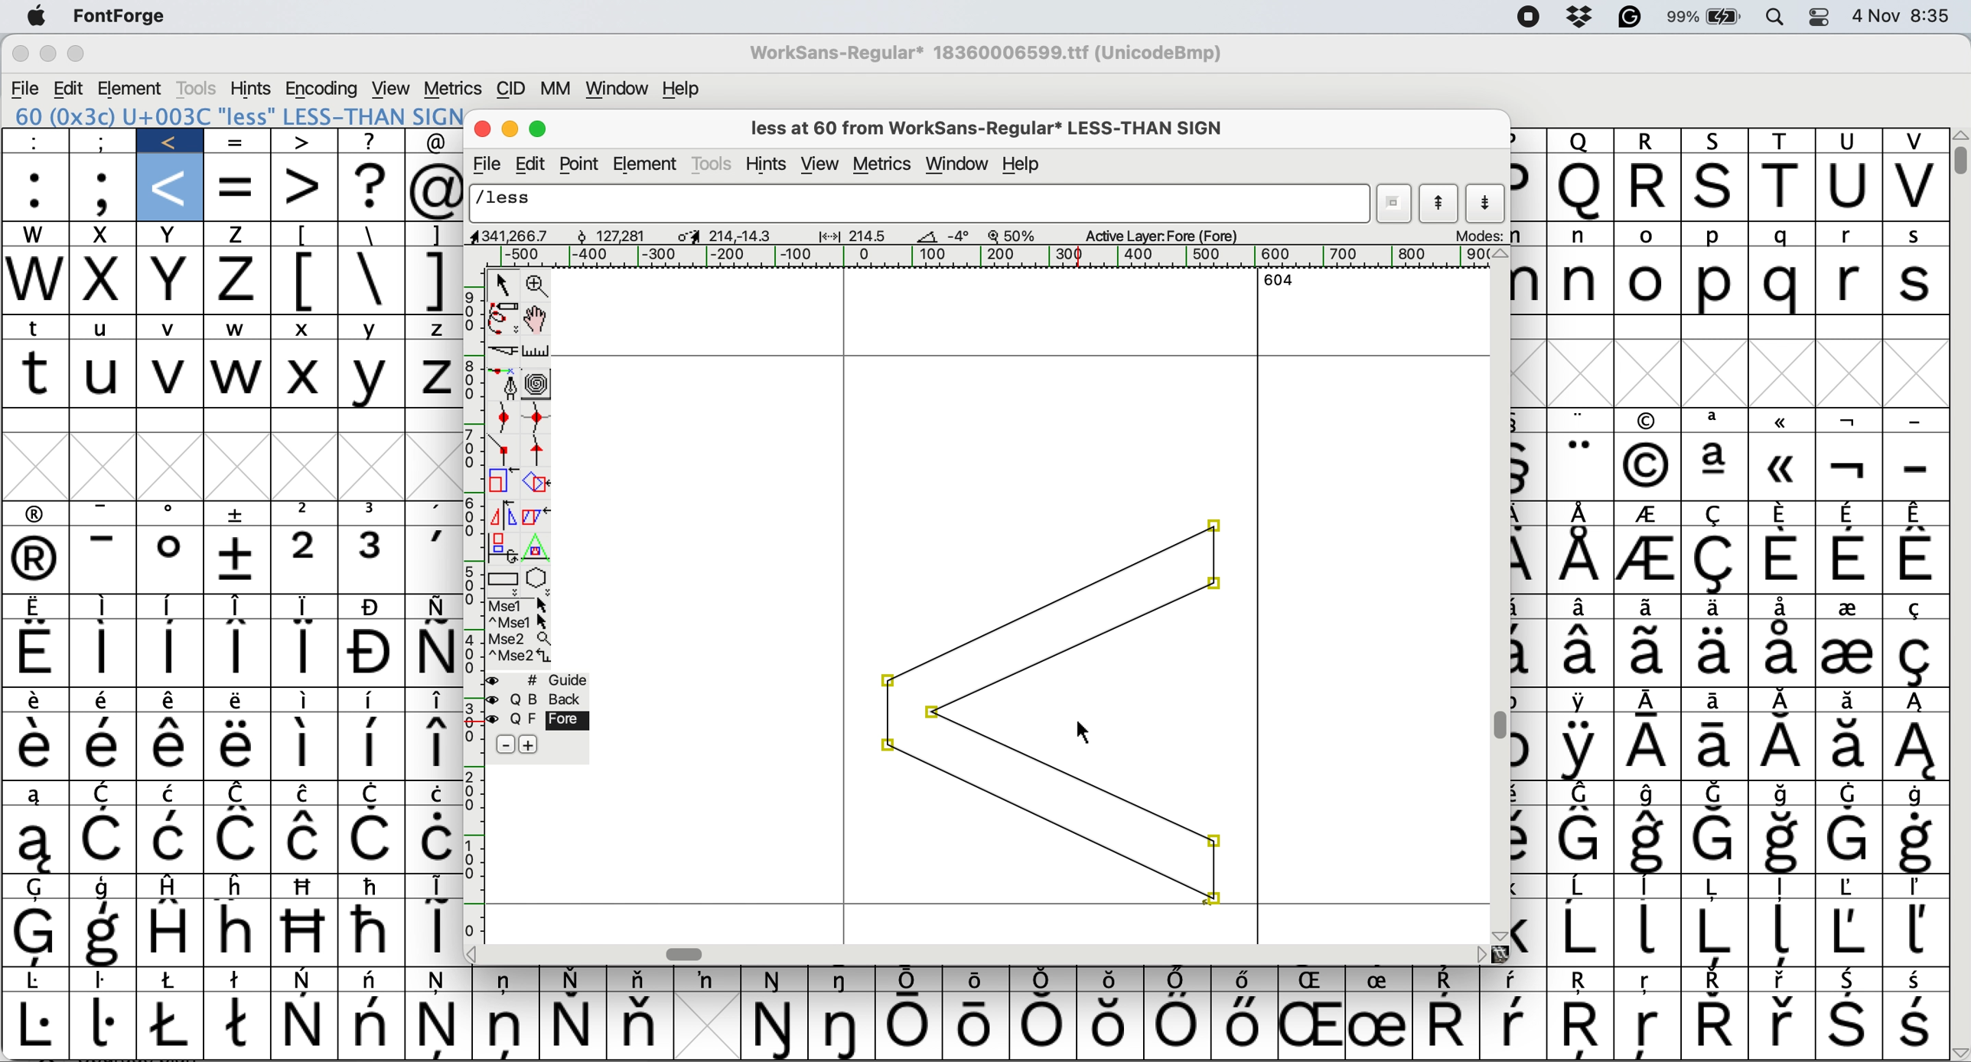  What do you see at coordinates (1782, 1025) in the screenshot?
I see `Symbol` at bounding box center [1782, 1025].